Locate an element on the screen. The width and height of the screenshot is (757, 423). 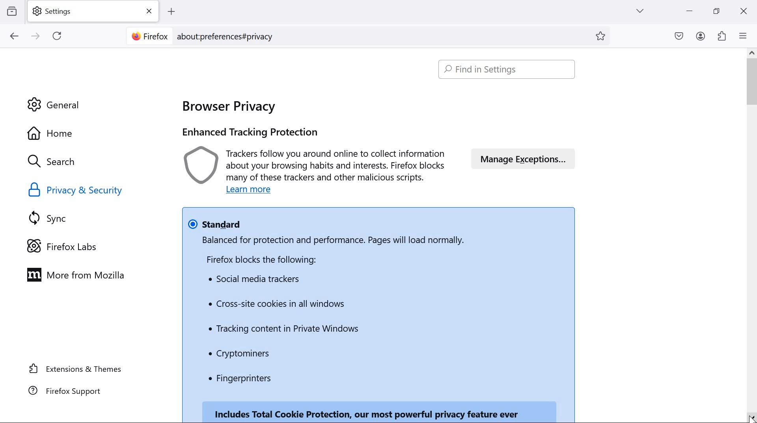
Firefox Labs is located at coordinates (69, 245).